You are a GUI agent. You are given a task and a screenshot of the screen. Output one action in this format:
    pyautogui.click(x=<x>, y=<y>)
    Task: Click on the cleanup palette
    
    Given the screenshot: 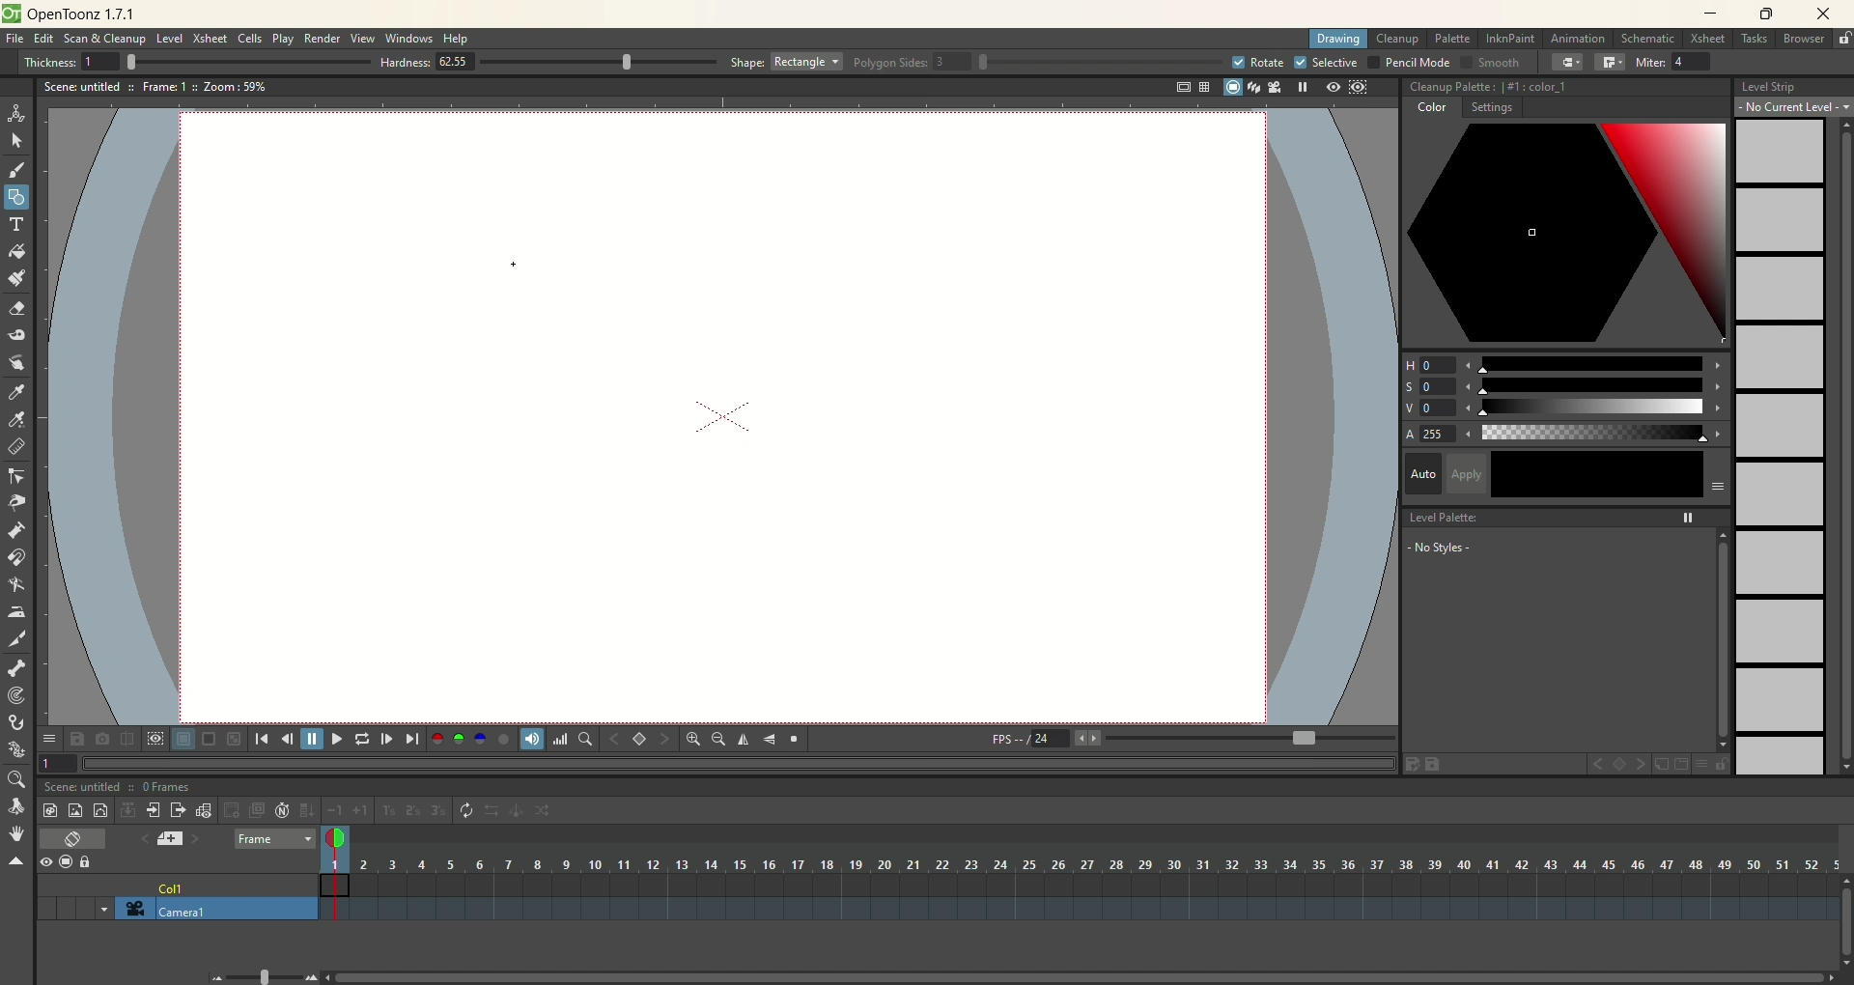 What is the action you would take?
    pyautogui.click(x=1566, y=87)
    